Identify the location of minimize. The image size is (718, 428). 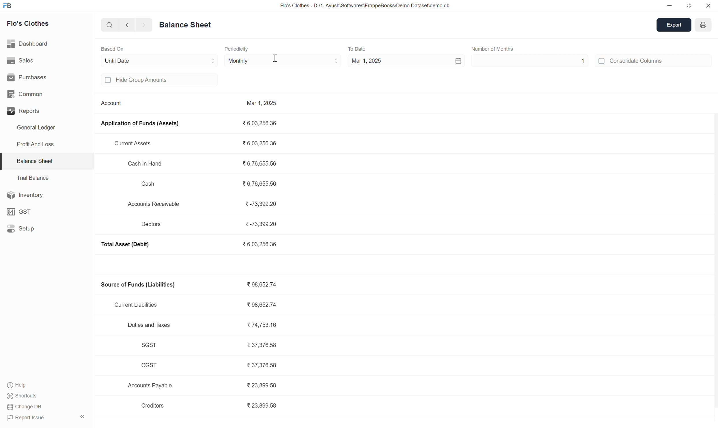
(668, 6).